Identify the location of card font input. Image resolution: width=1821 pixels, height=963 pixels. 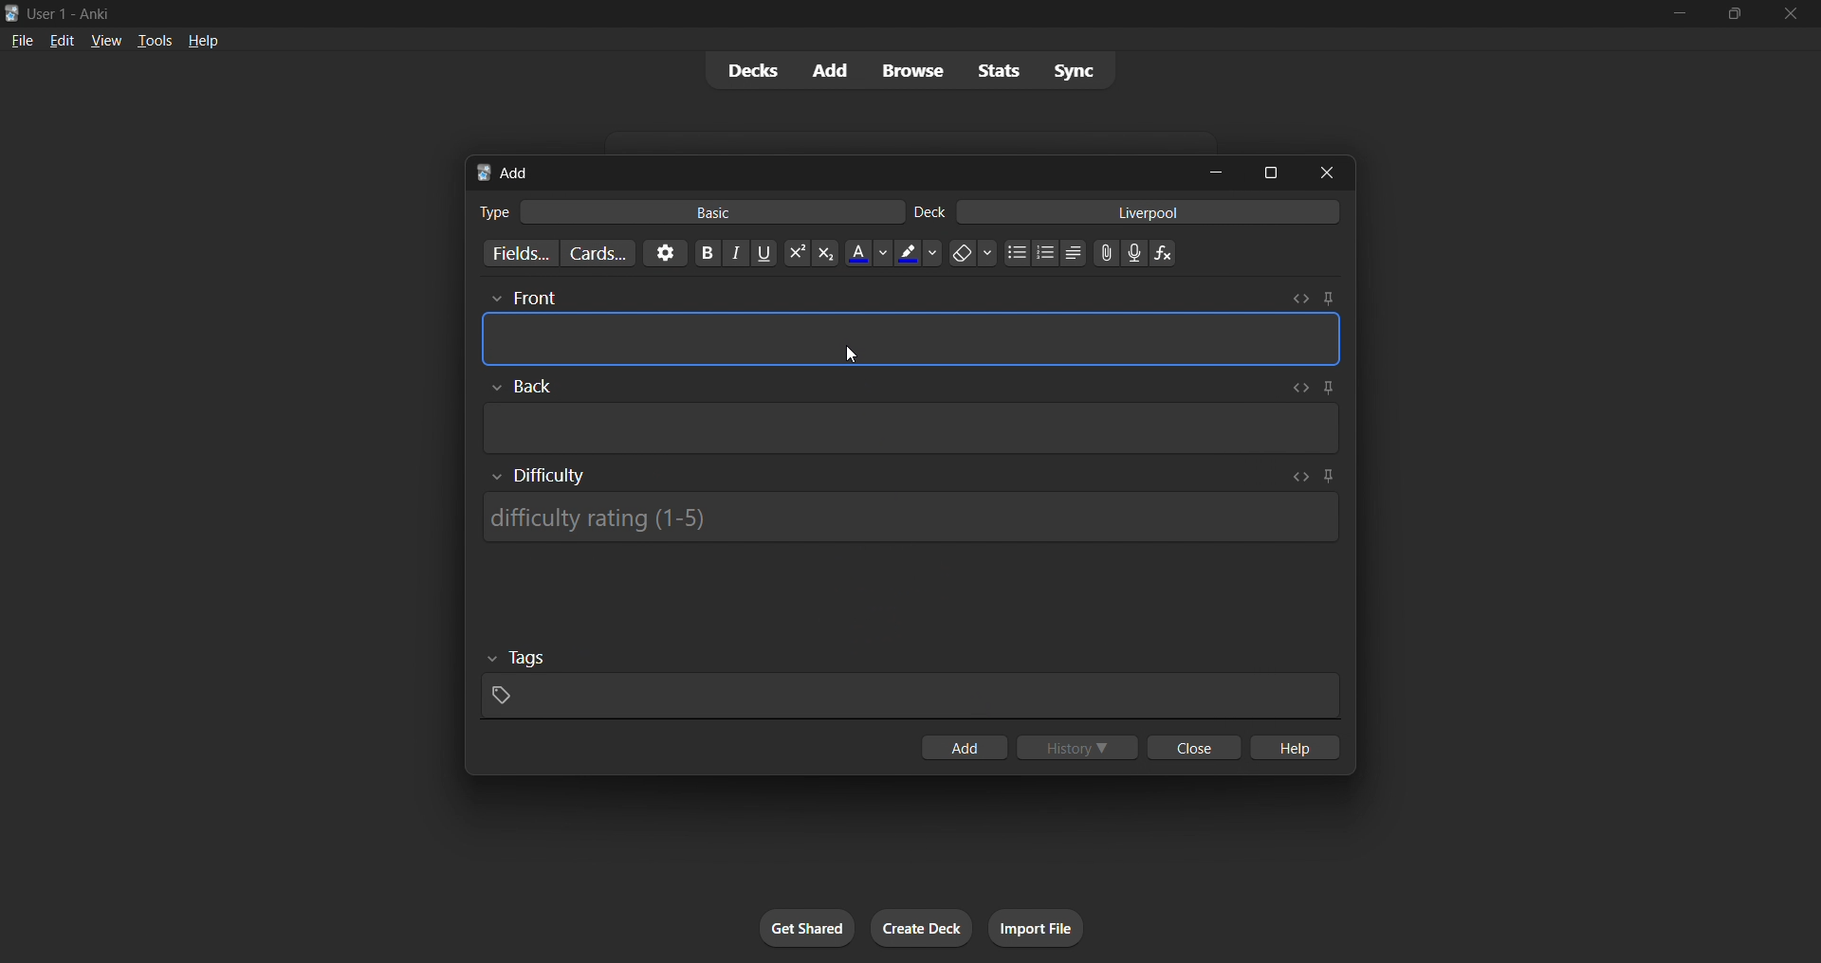
(911, 339).